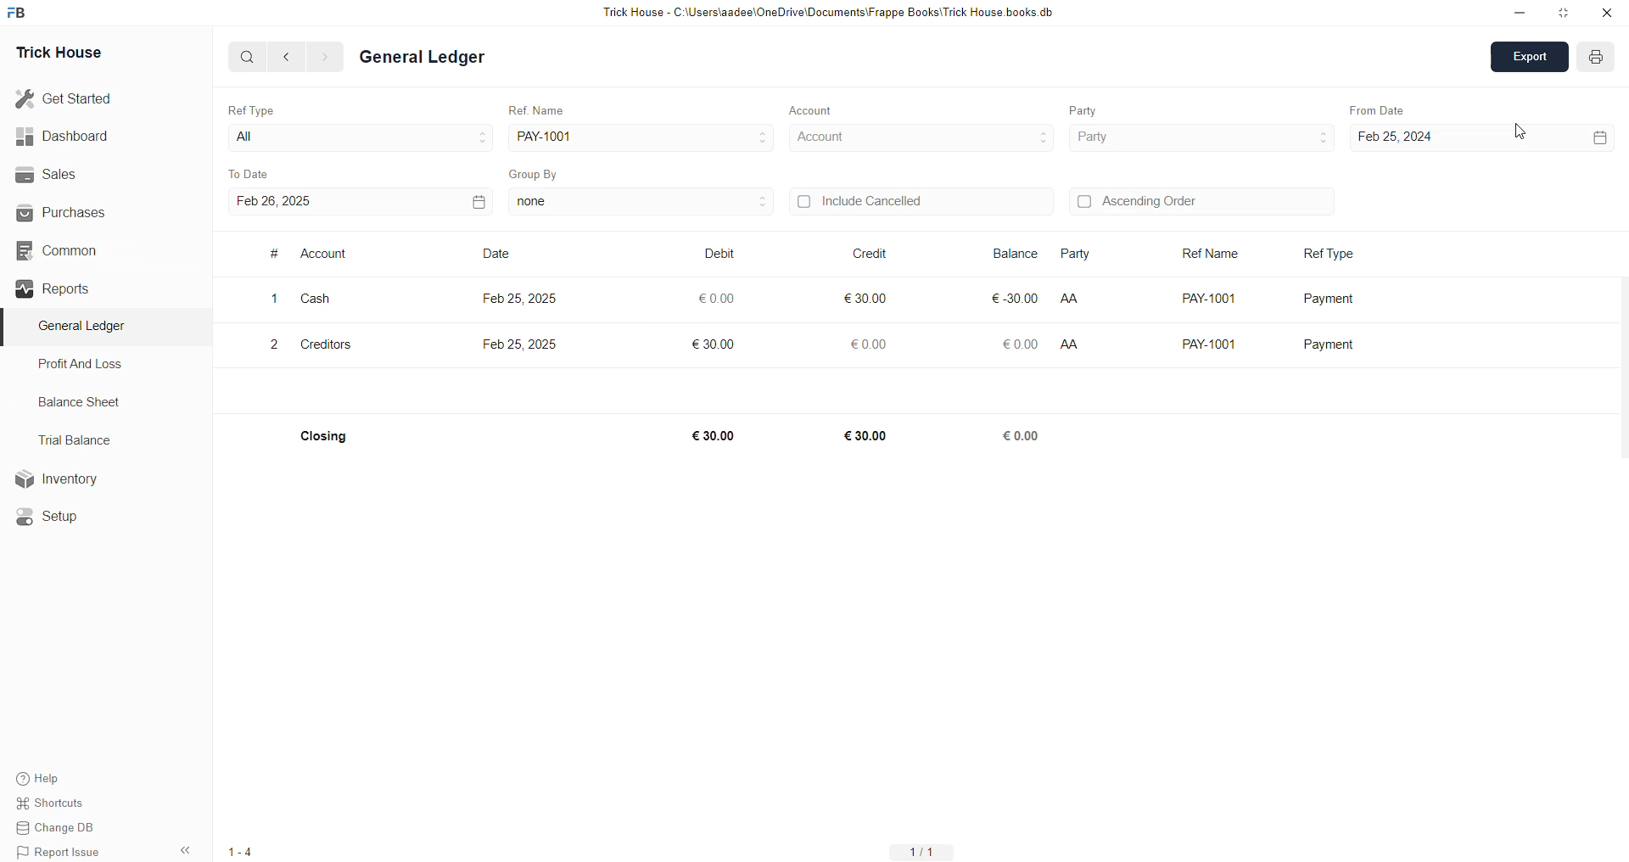 The image size is (1629, 862). What do you see at coordinates (1333, 251) in the screenshot?
I see `Ref Type` at bounding box center [1333, 251].